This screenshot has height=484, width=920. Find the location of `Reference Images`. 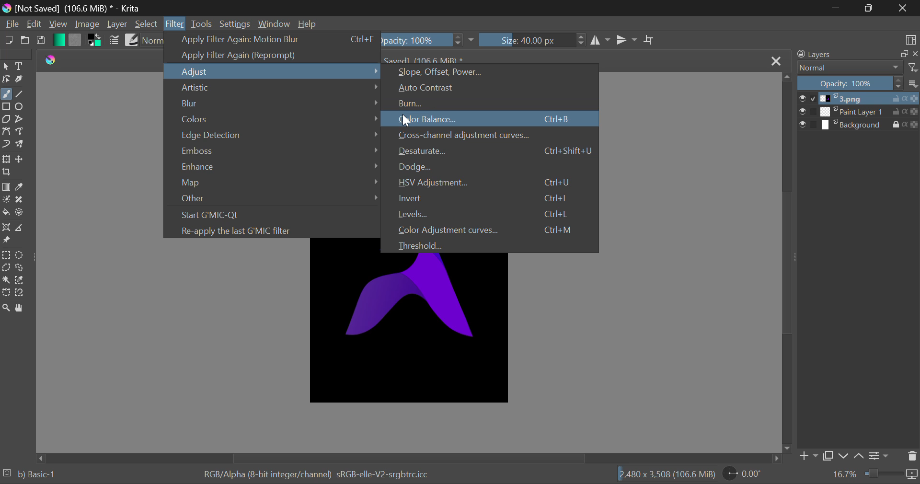

Reference Images is located at coordinates (8, 242).